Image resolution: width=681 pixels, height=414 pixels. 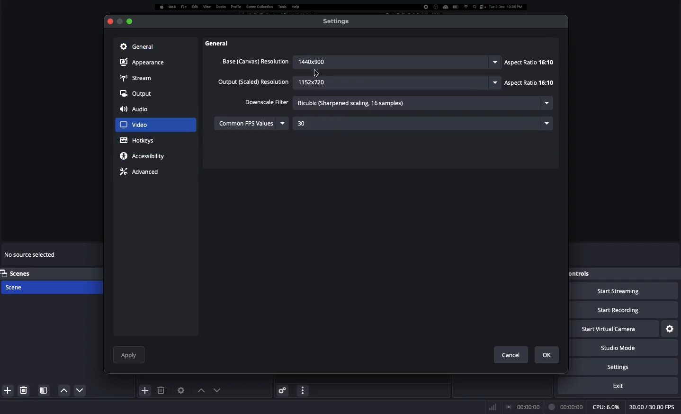 What do you see at coordinates (162, 390) in the screenshot?
I see `Delete` at bounding box center [162, 390].